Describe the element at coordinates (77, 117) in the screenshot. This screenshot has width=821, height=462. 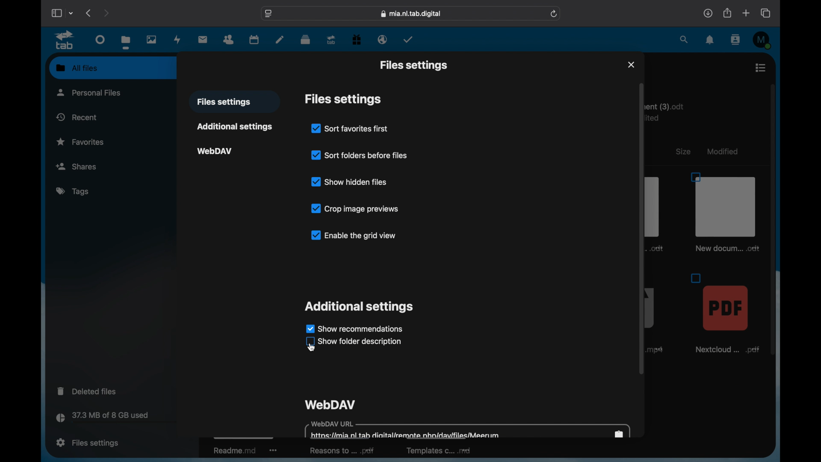
I see `recent` at that location.